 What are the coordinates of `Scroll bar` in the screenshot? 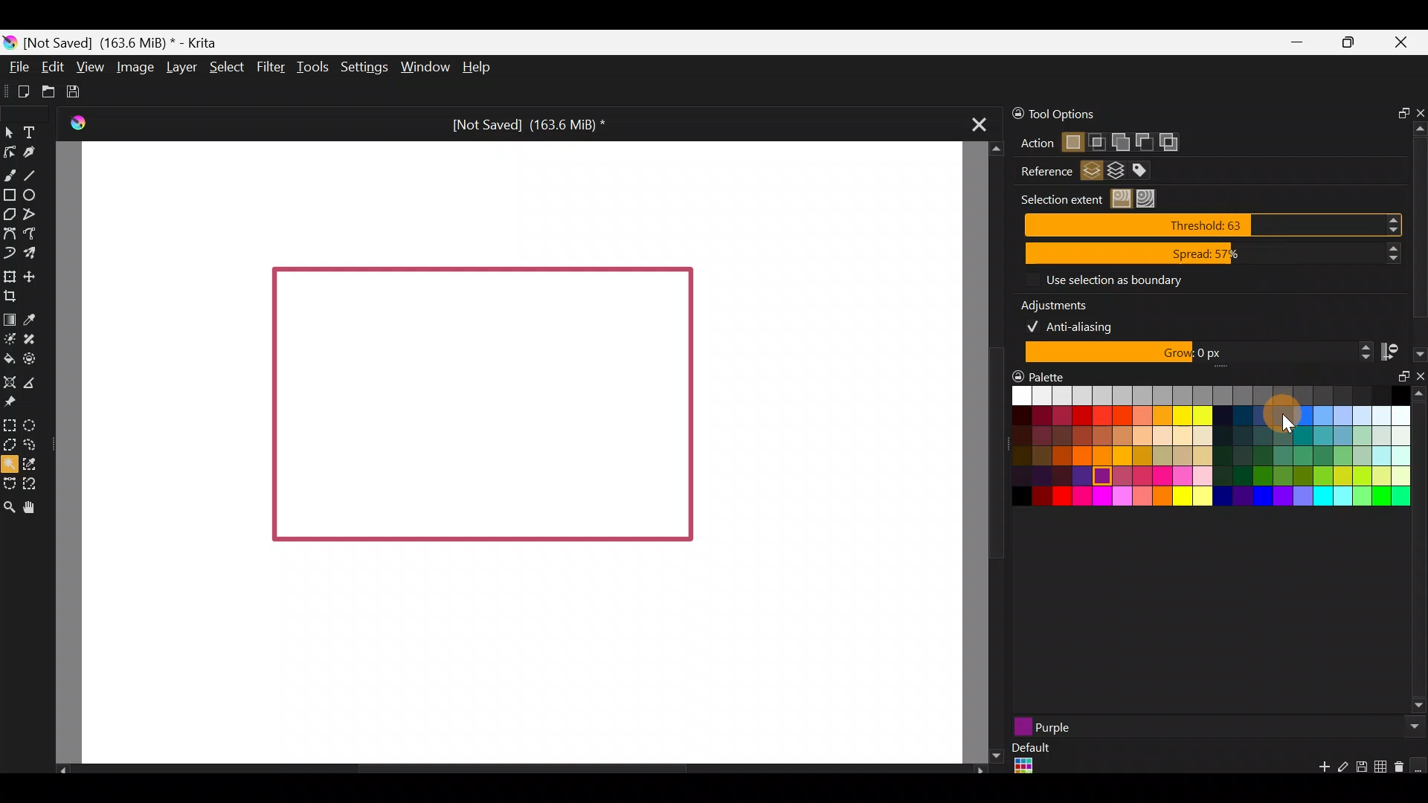 It's located at (1419, 552).